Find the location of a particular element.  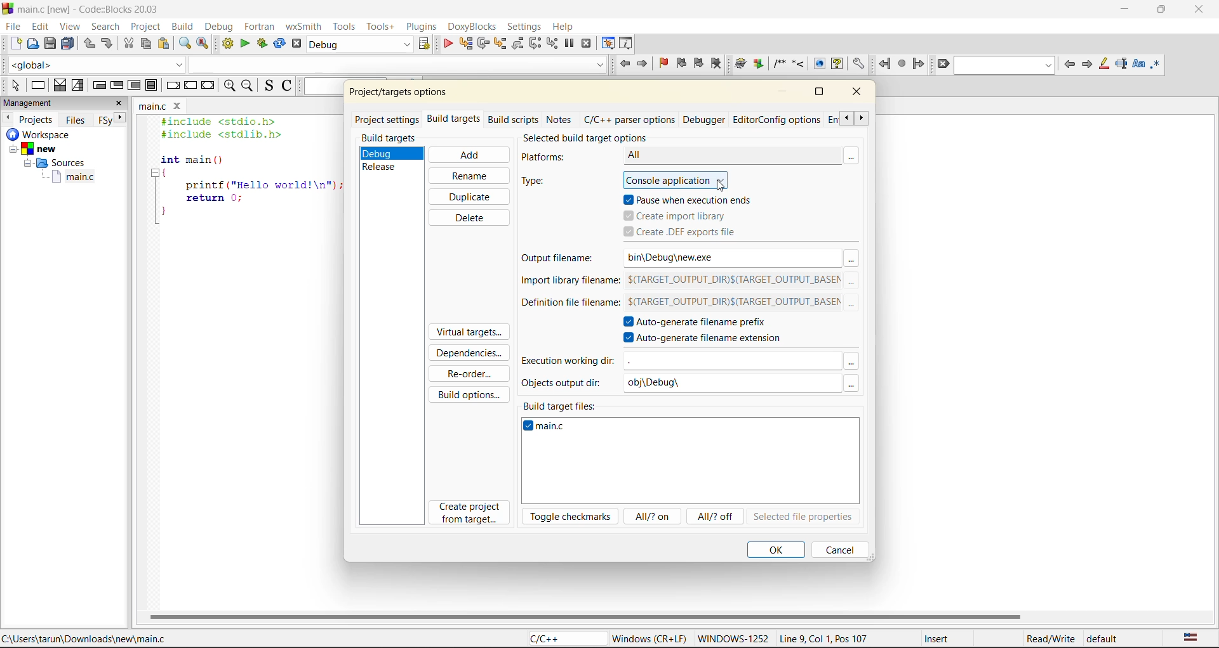

use regex is located at coordinates (1157, 65).